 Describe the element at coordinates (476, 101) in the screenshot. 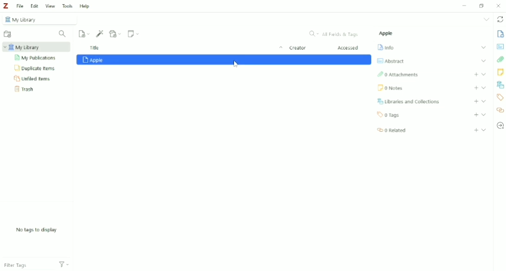

I see `Add` at that location.